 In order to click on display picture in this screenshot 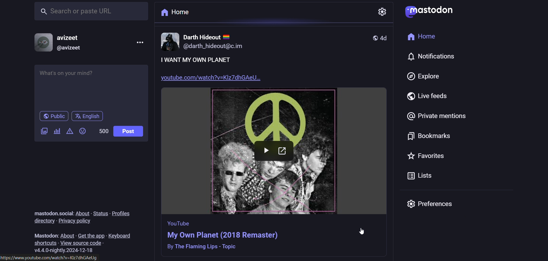, I will do `click(41, 42)`.